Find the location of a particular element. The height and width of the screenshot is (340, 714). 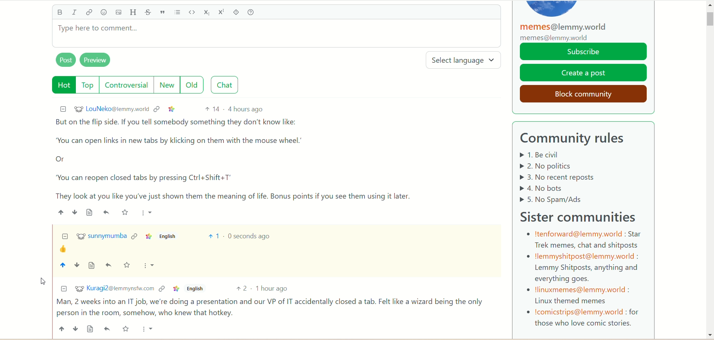

english is located at coordinates (196, 289).